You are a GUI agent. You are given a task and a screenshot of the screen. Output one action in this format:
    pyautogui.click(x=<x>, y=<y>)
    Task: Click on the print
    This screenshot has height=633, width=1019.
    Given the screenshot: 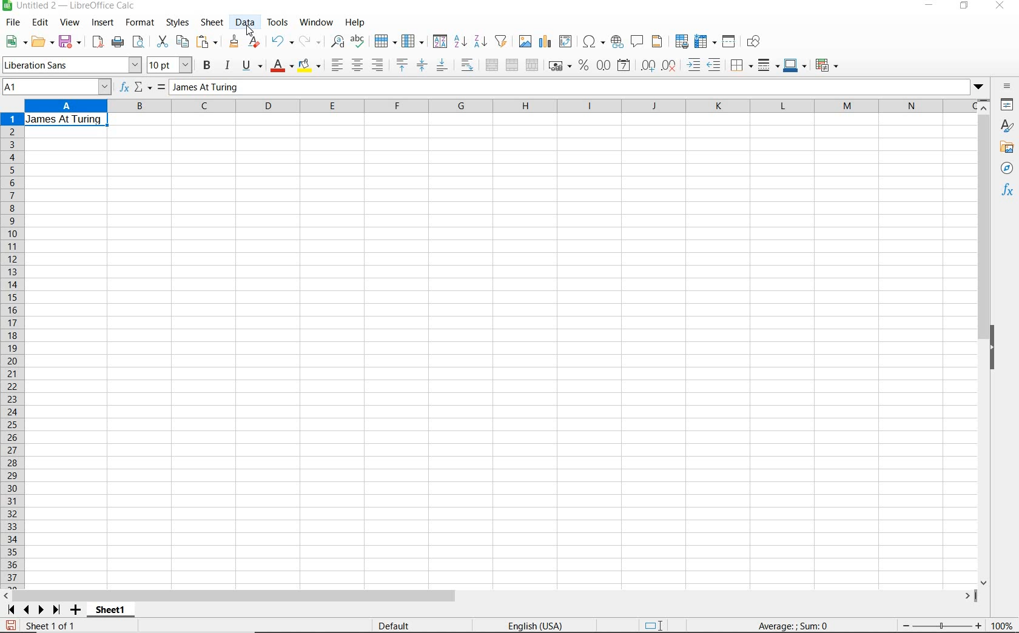 What is the action you would take?
    pyautogui.click(x=118, y=42)
    